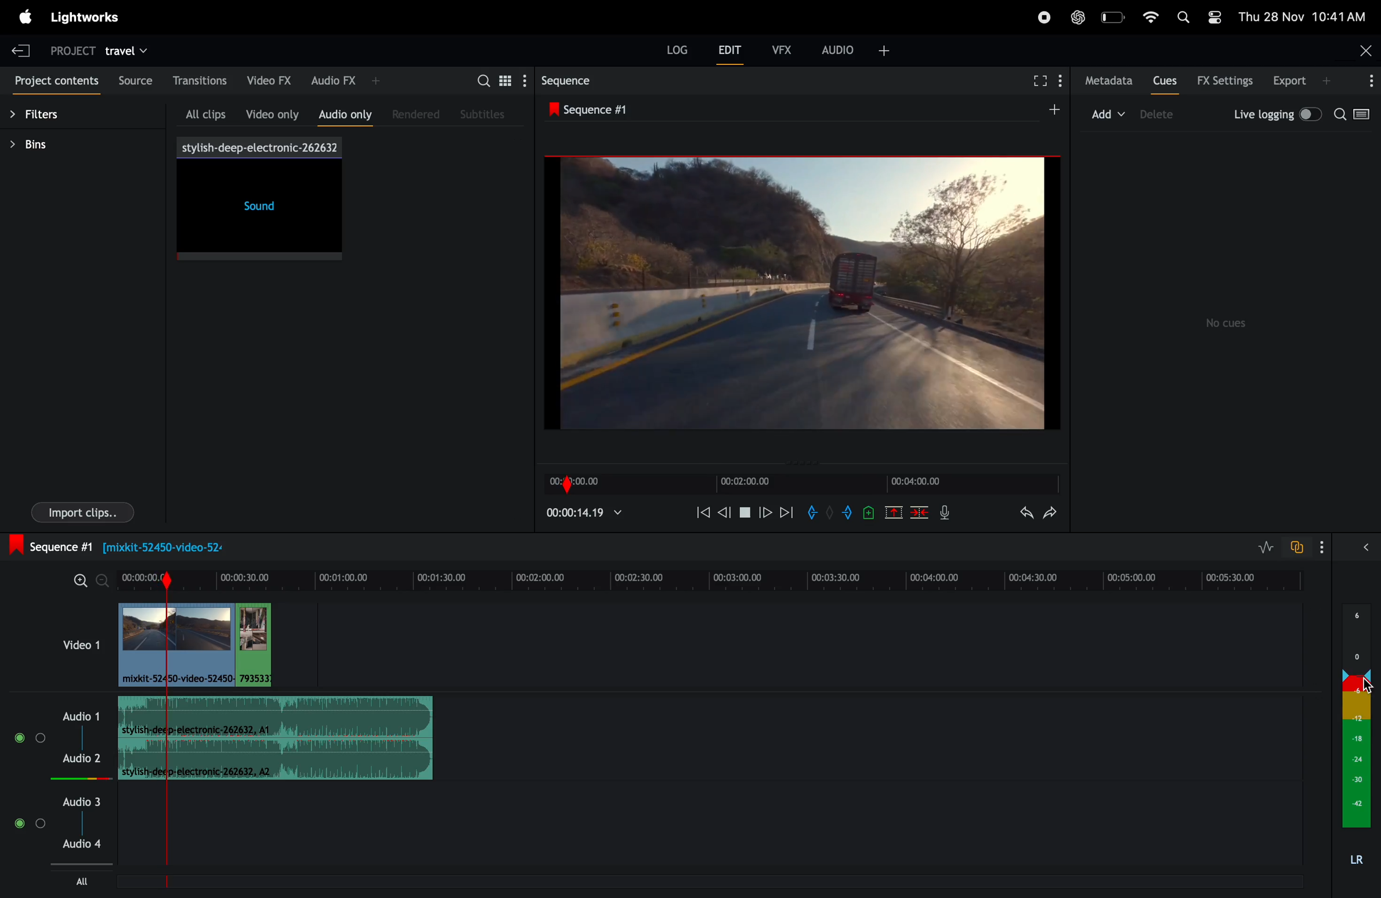 The height and width of the screenshot is (898, 1381). I want to click on nudge back one fame, so click(725, 510).